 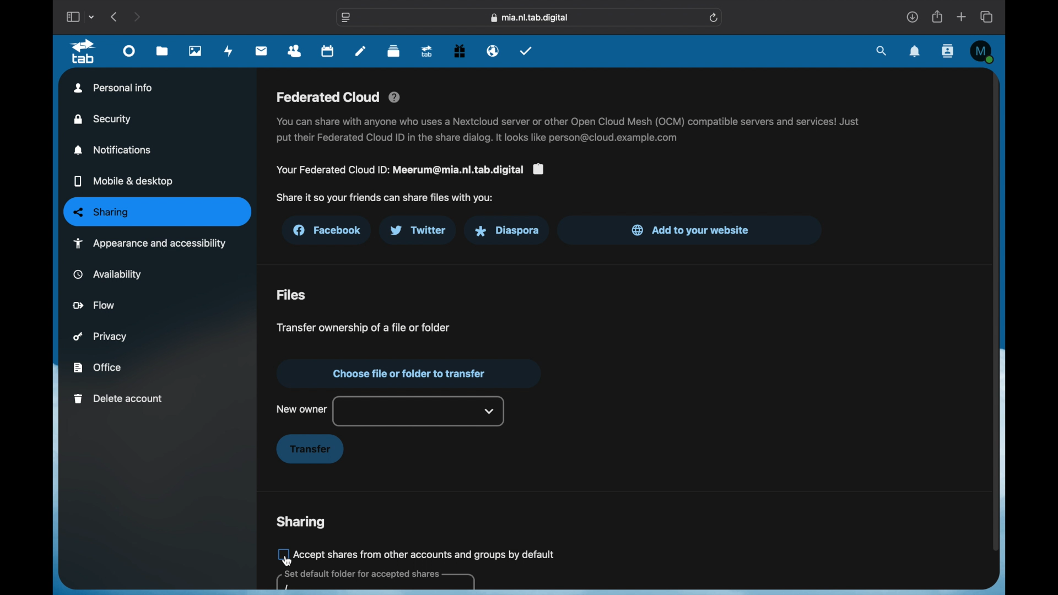 I want to click on web address, so click(x=531, y=18).